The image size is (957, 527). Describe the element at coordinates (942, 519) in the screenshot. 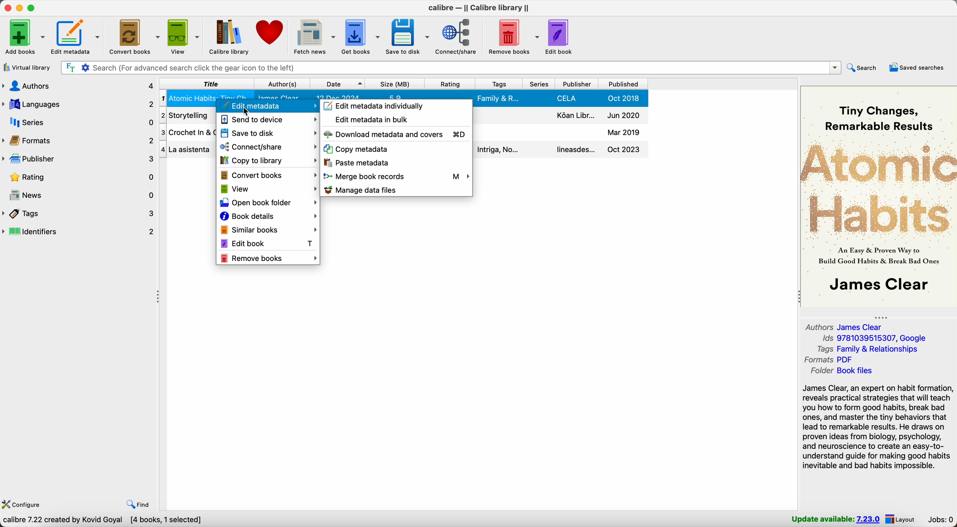

I see `Jobs: 0` at that location.